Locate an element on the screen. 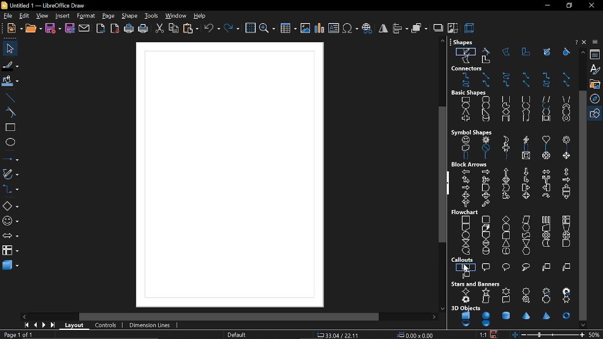 This screenshot has height=339, width=603. right arrow callout is located at coordinates (525, 188).